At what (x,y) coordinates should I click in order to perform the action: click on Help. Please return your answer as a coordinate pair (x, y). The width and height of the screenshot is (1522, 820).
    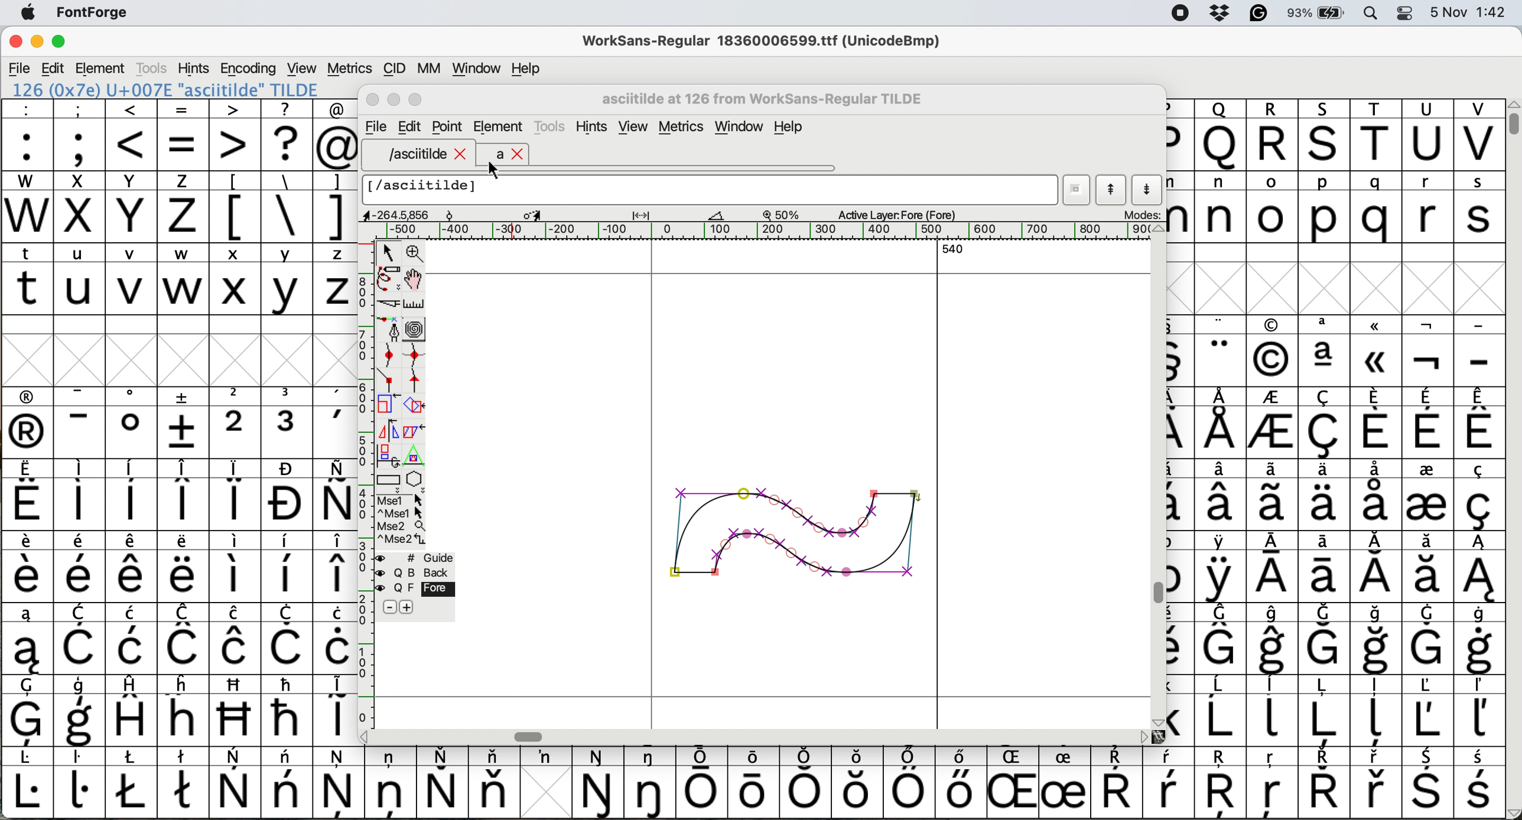
    Looking at the image, I should click on (788, 128).